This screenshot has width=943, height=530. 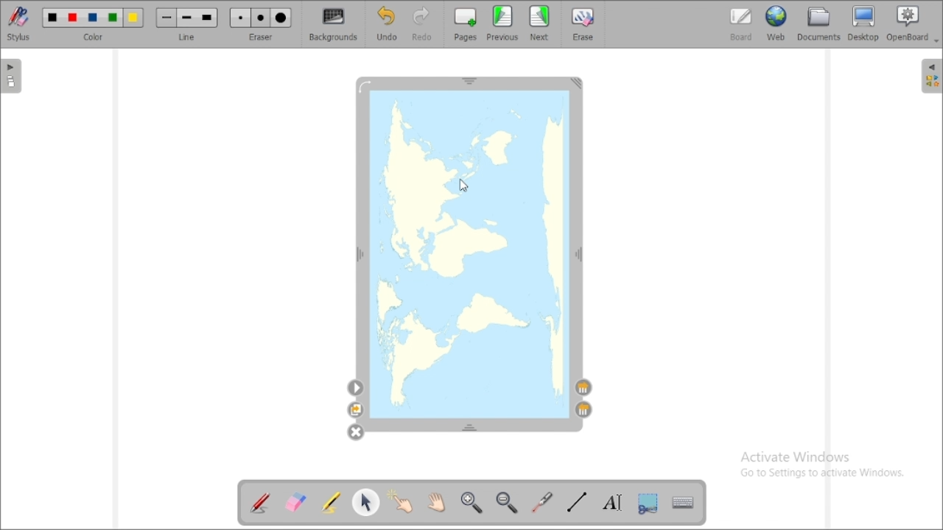 What do you see at coordinates (366, 86) in the screenshot?
I see `rotate` at bounding box center [366, 86].